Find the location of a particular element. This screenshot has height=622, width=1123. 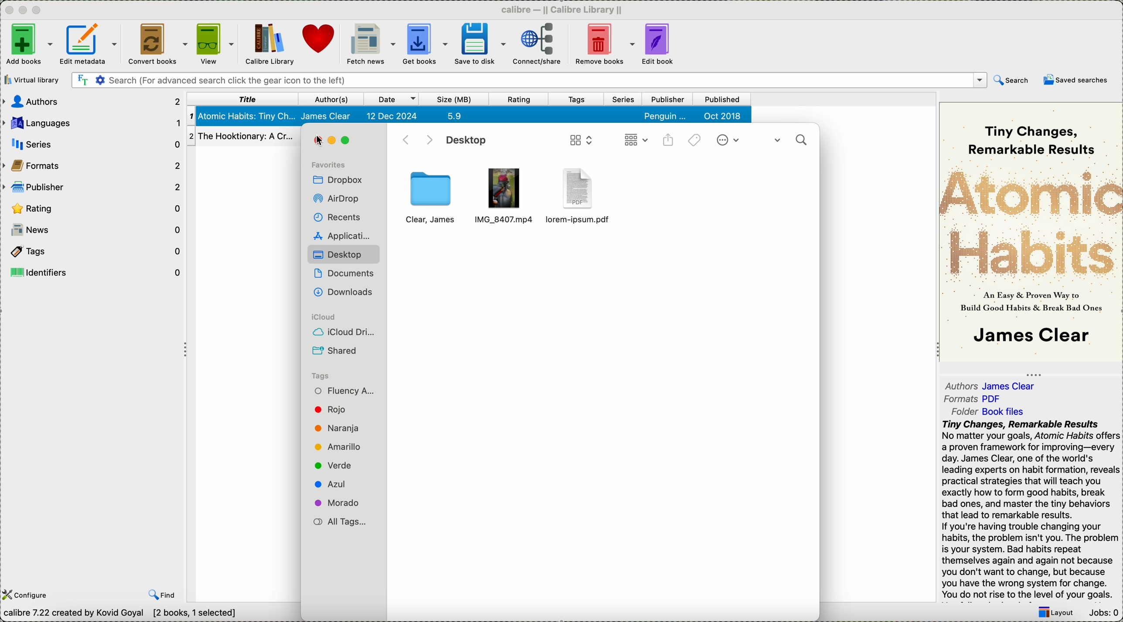

applicaion is located at coordinates (336, 234).